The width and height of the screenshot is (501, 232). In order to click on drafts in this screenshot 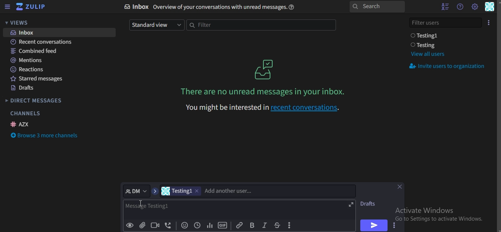, I will do `click(23, 89)`.